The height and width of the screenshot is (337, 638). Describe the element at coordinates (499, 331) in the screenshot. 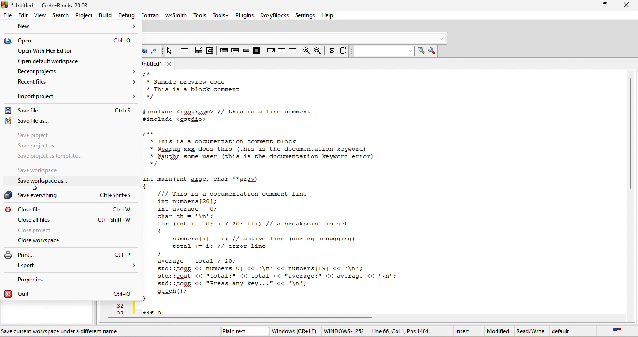

I see `modified` at that location.